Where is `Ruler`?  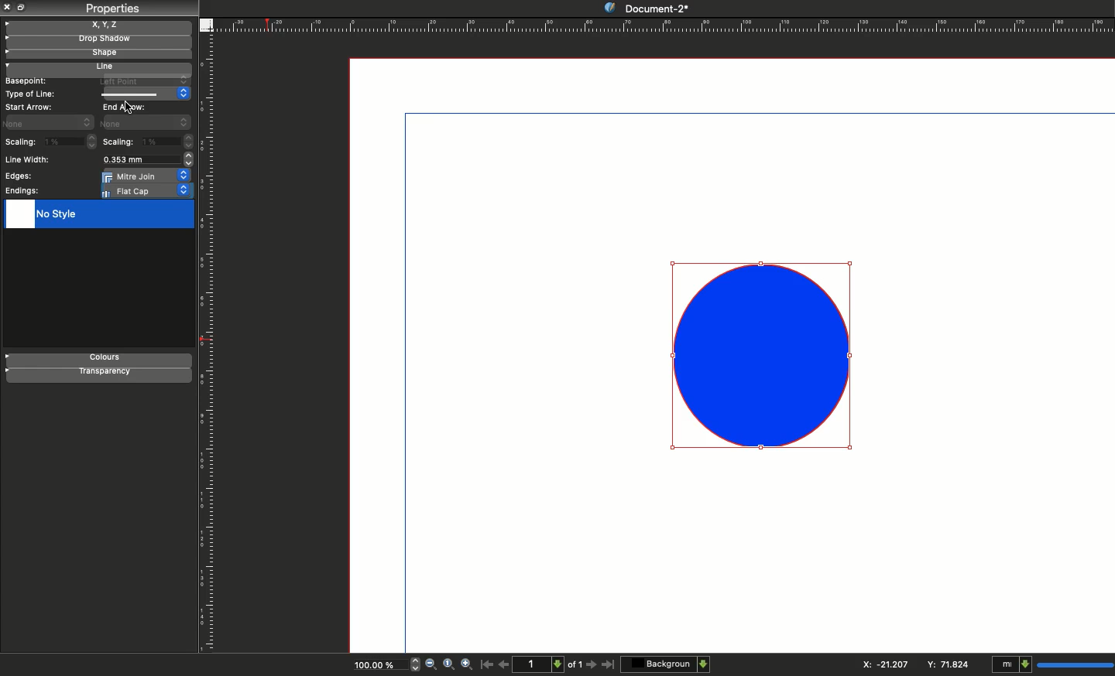 Ruler is located at coordinates (664, 25).